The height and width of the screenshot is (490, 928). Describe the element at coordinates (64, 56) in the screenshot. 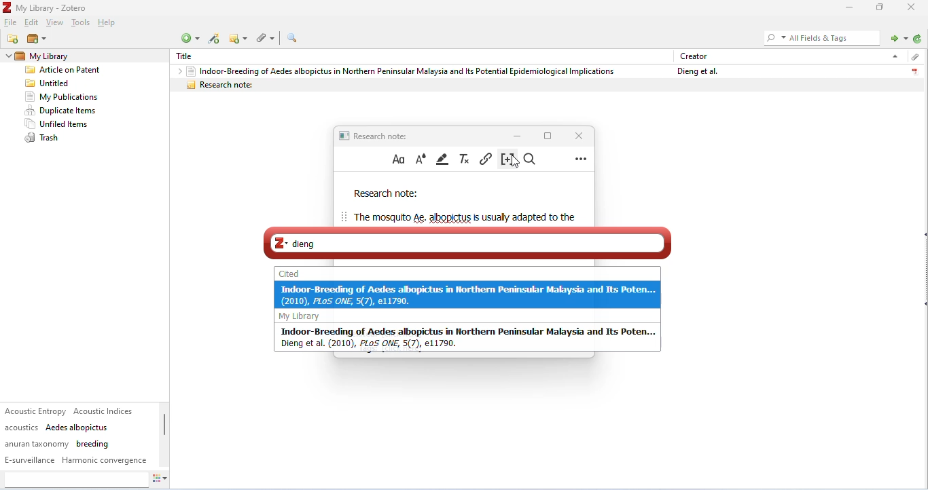

I see `my library` at that location.